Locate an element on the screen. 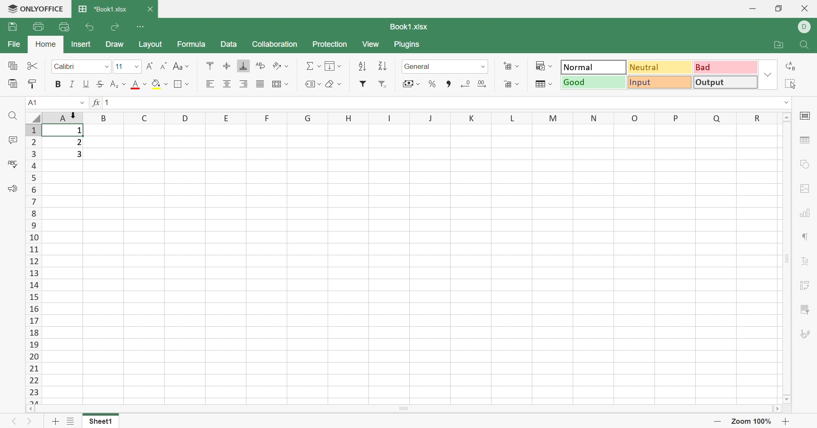 This screenshot has height=428, width=817. Next is located at coordinates (29, 422).